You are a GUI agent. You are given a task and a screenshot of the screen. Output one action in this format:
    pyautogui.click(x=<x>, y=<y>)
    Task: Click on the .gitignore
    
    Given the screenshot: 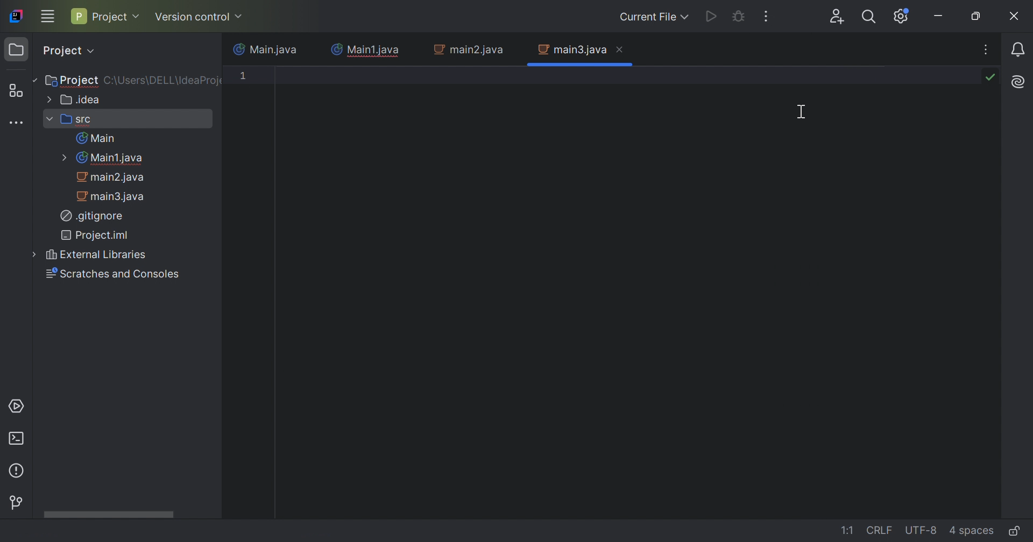 What is the action you would take?
    pyautogui.click(x=91, y=215)
    